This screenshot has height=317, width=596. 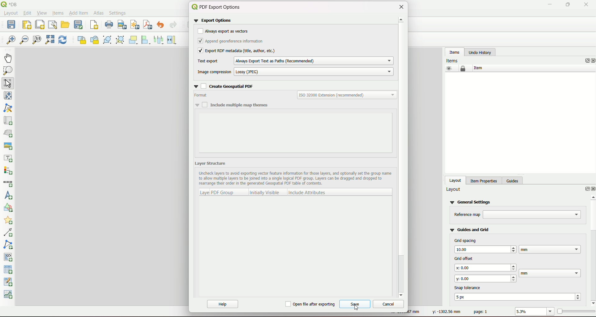 I want to click on resize item width, so click(x=173, y=40).